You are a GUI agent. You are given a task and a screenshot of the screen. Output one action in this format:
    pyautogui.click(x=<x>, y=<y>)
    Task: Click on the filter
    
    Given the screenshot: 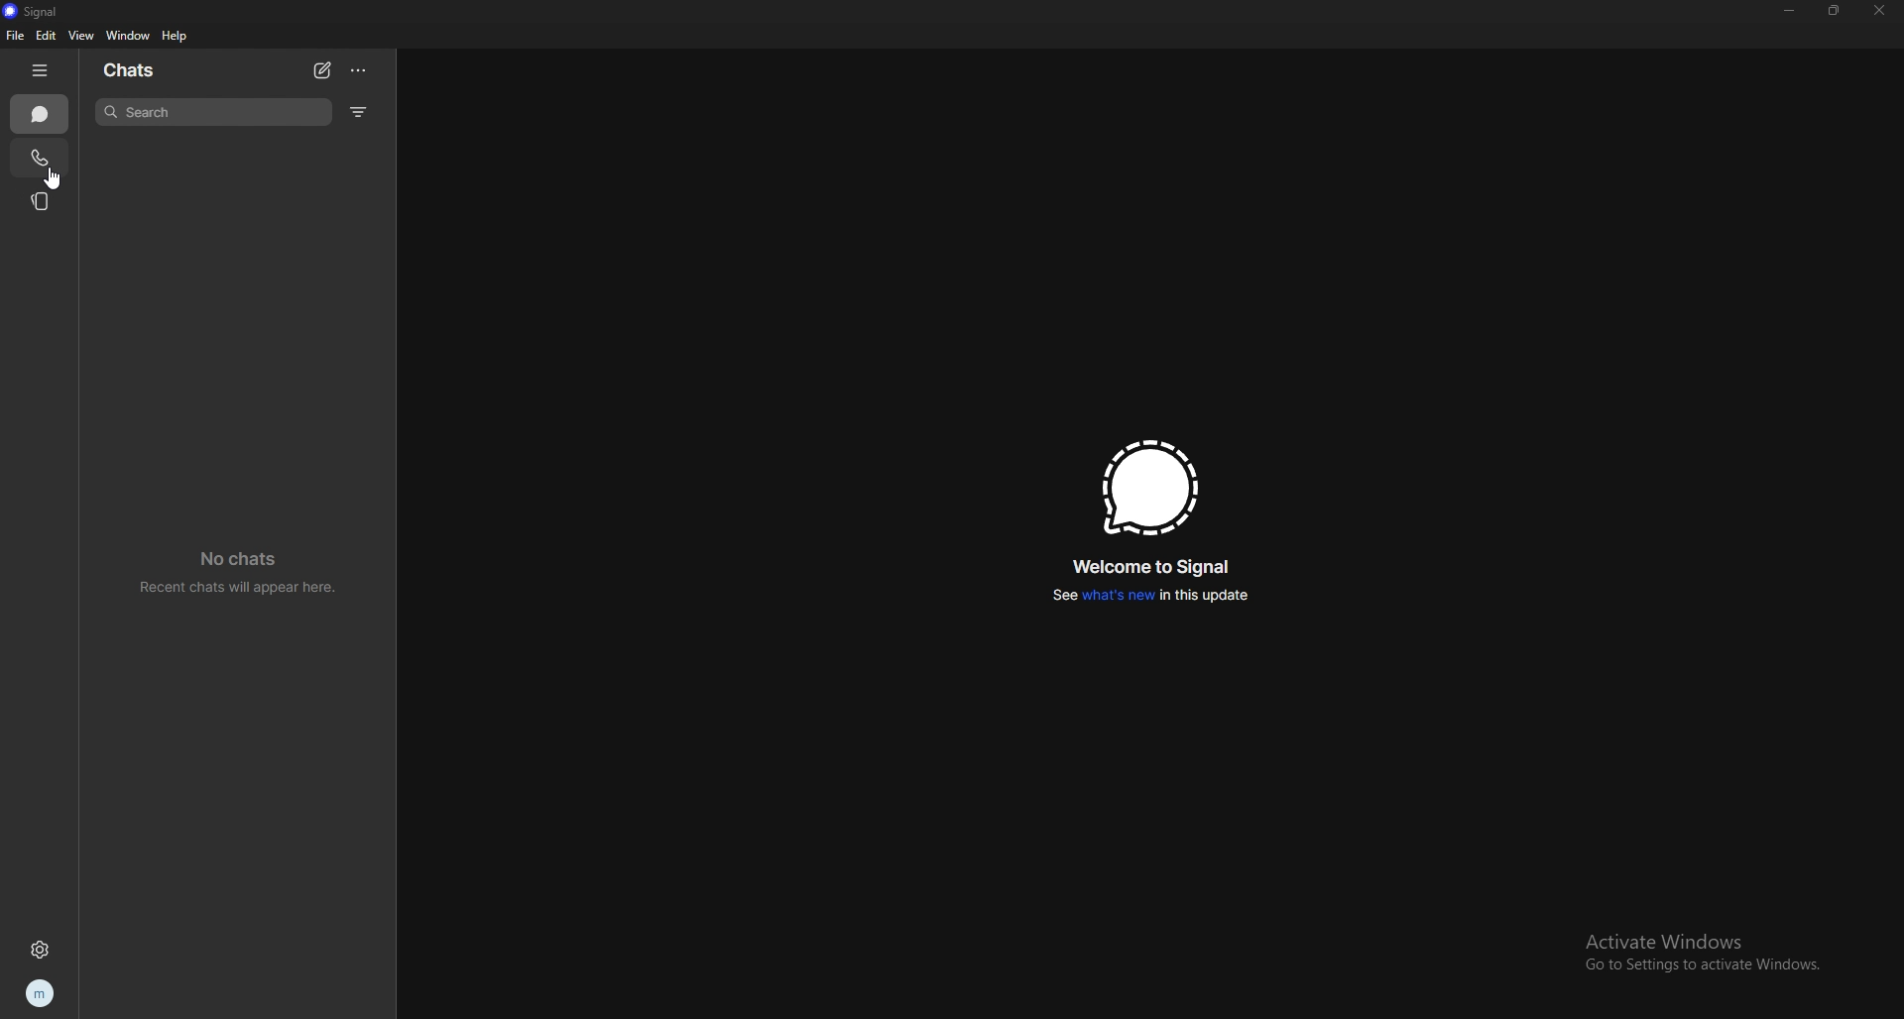 What is the action you would take?
    pyautogui.click(x=361, y=111)
    